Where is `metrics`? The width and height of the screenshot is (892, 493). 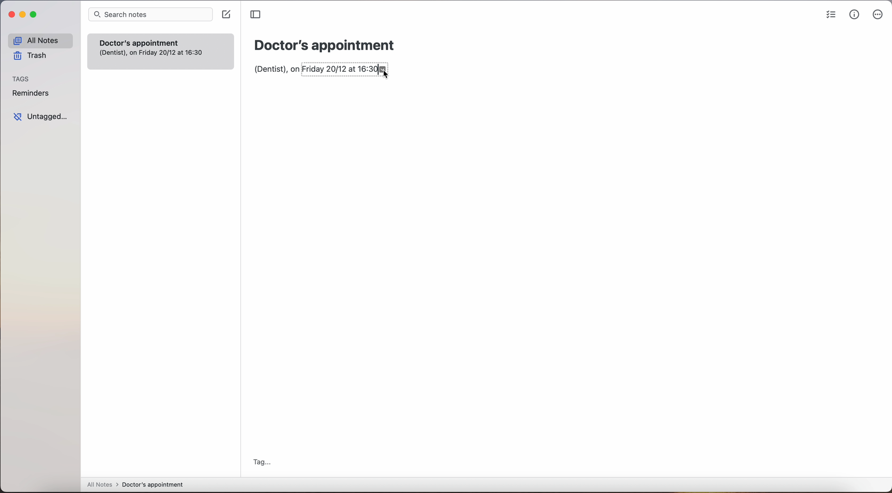 metrics is located at coordinates (854, 16).